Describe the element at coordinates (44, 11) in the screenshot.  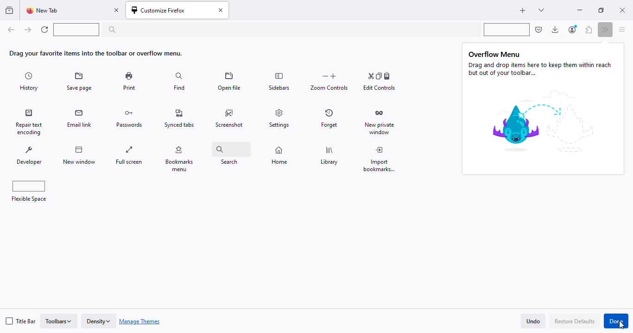
I see `new tab` at that location.